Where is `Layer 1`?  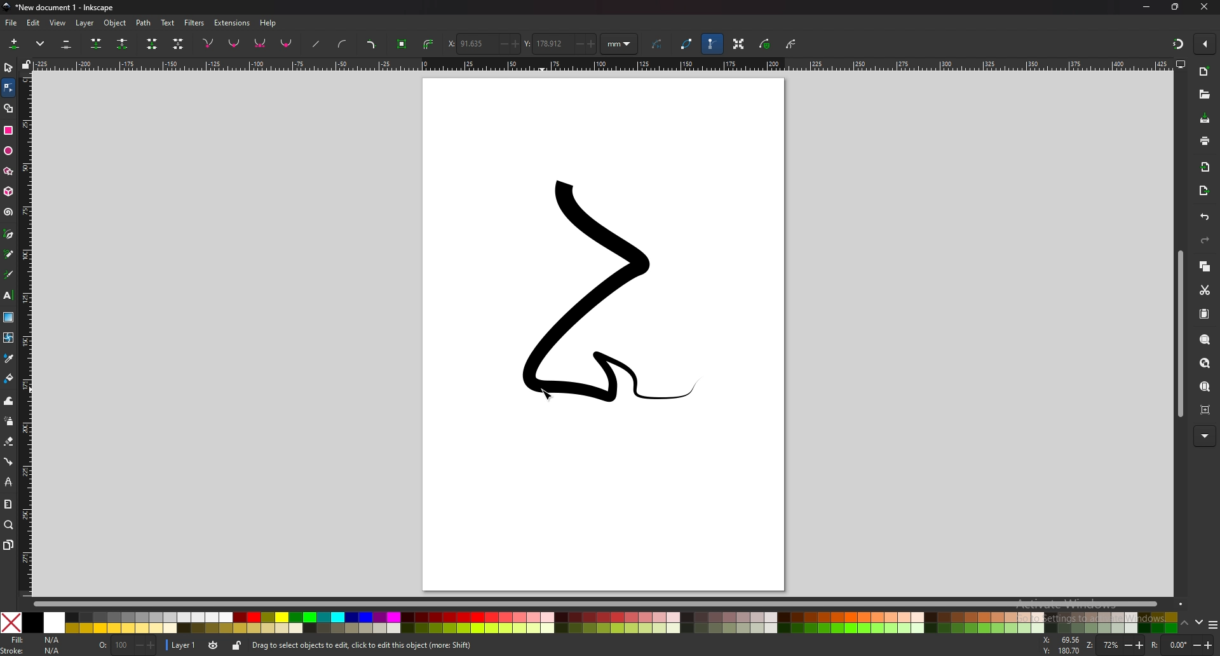 Layer 1 is located at coordinates (193, 646).